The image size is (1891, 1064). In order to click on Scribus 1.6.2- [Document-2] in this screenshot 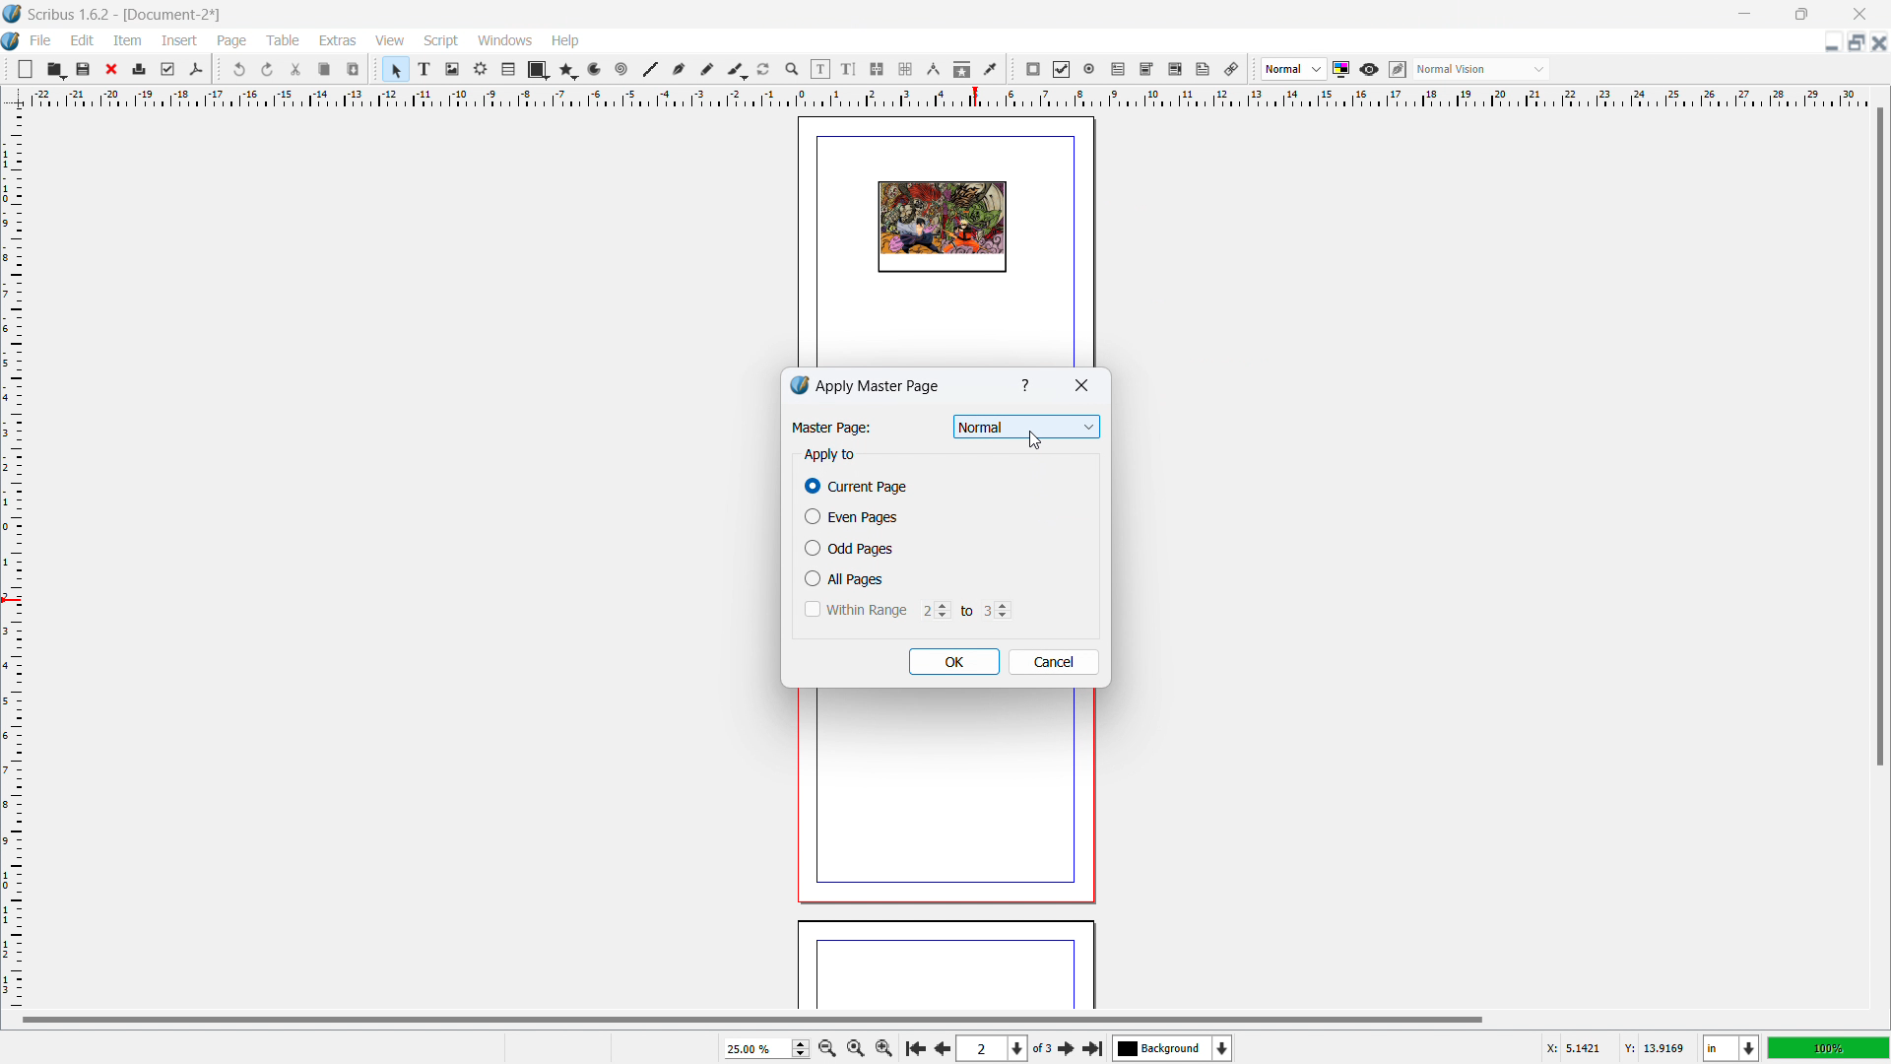, I will do `click(127, 14)`.